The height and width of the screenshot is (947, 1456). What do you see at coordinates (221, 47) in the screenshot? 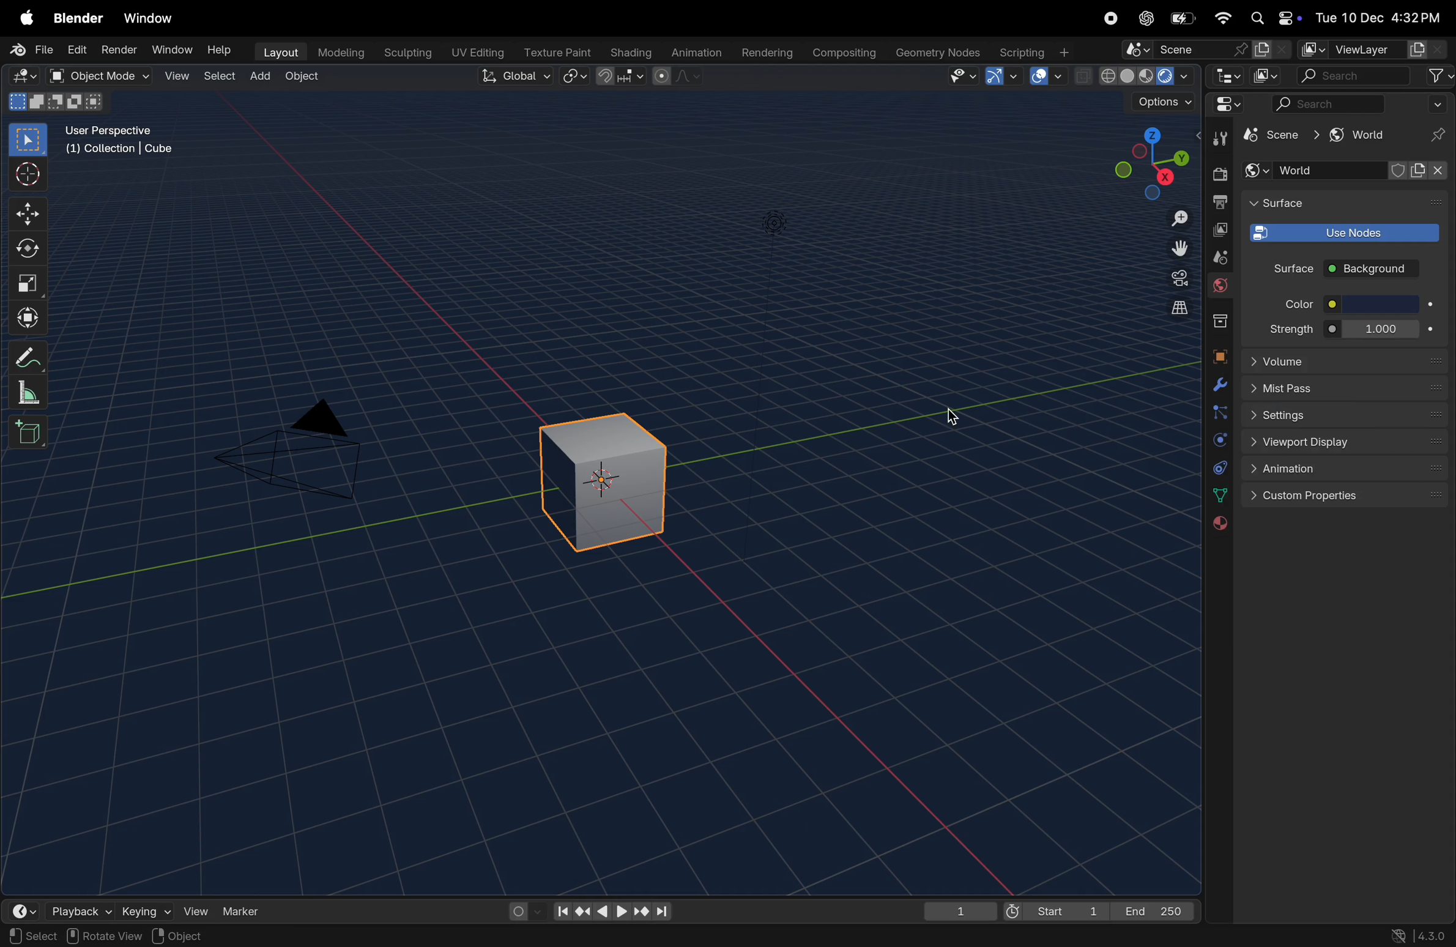
I see `Help` at bounding box center [221, 47].